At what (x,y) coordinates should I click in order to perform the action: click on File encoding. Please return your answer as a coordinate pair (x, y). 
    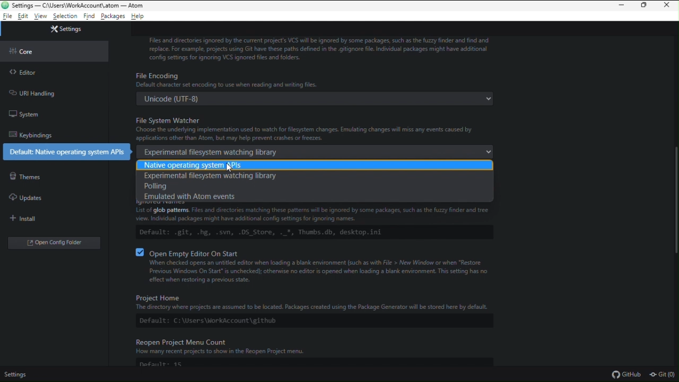
    Looking at the image, I should click on (314, 88).